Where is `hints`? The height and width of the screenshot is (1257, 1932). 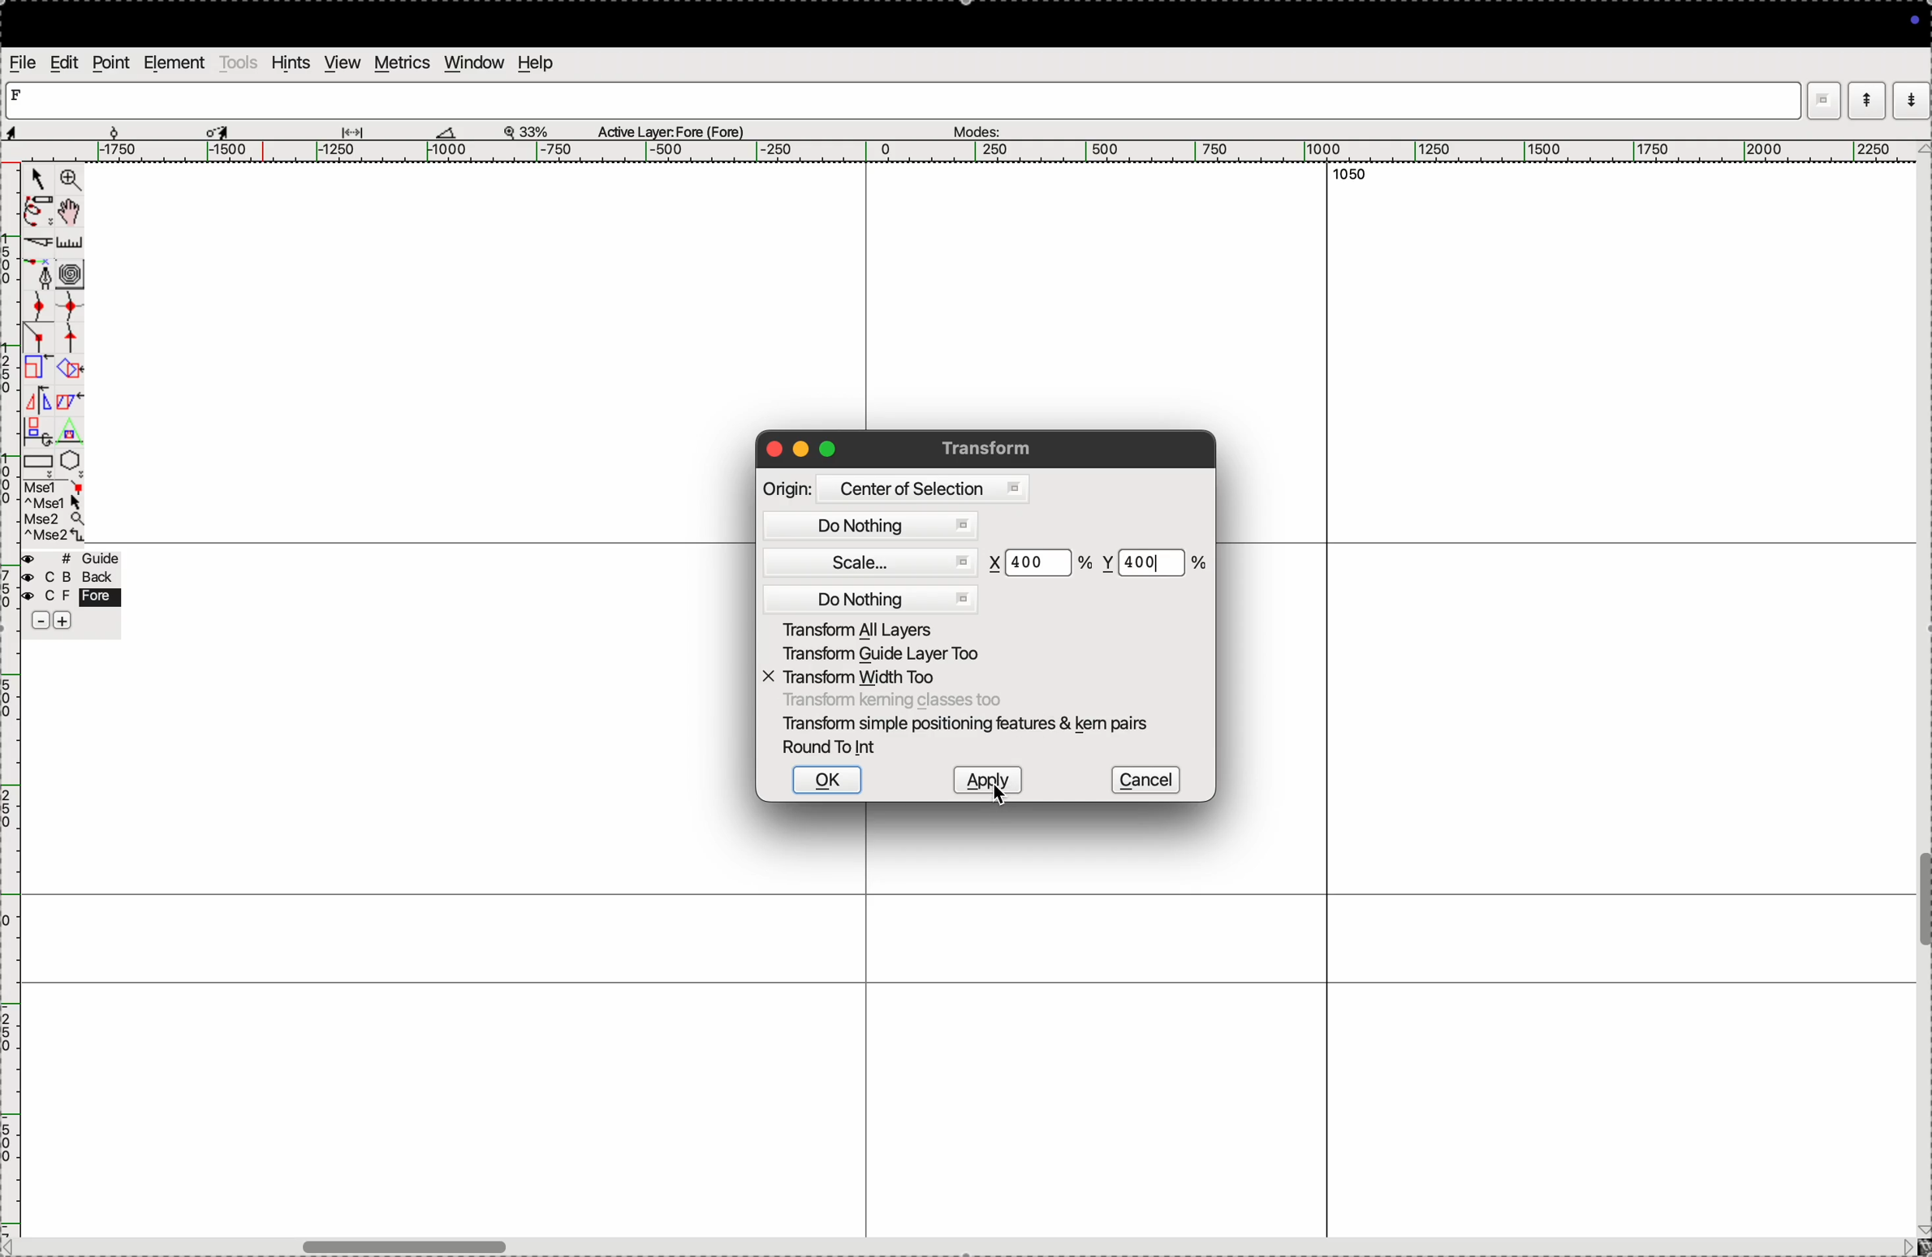
hints is located at coordinates (291, 62).